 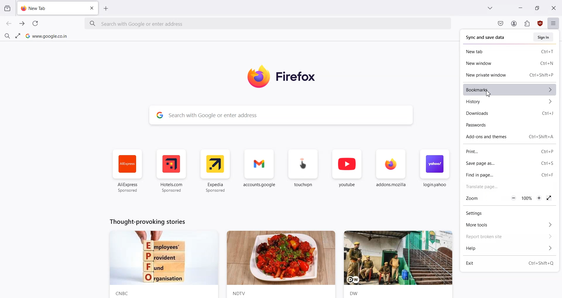 What do you see at coordinates (490, 263) in the screenshot?
I see `Exit` at bounding box center [490, 263].